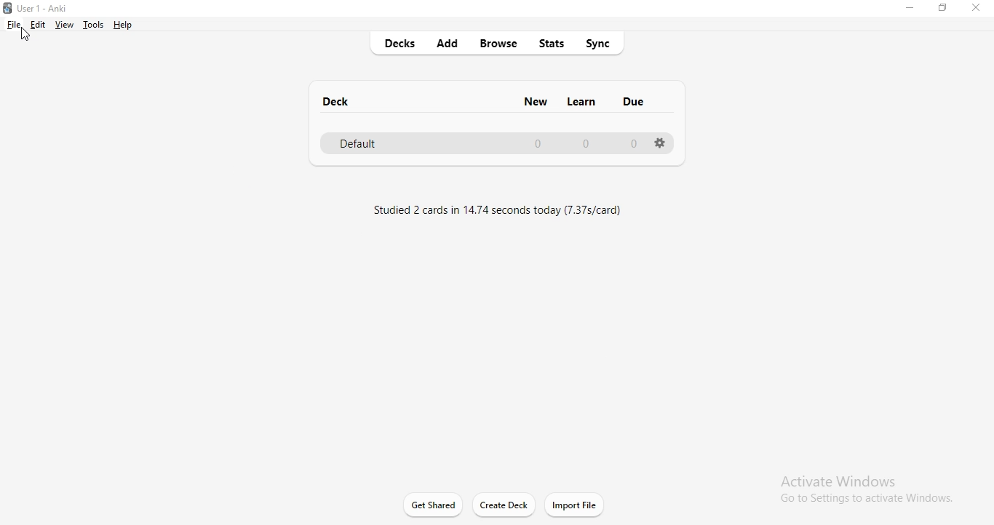  I want to click on edit, so click(39, 25).